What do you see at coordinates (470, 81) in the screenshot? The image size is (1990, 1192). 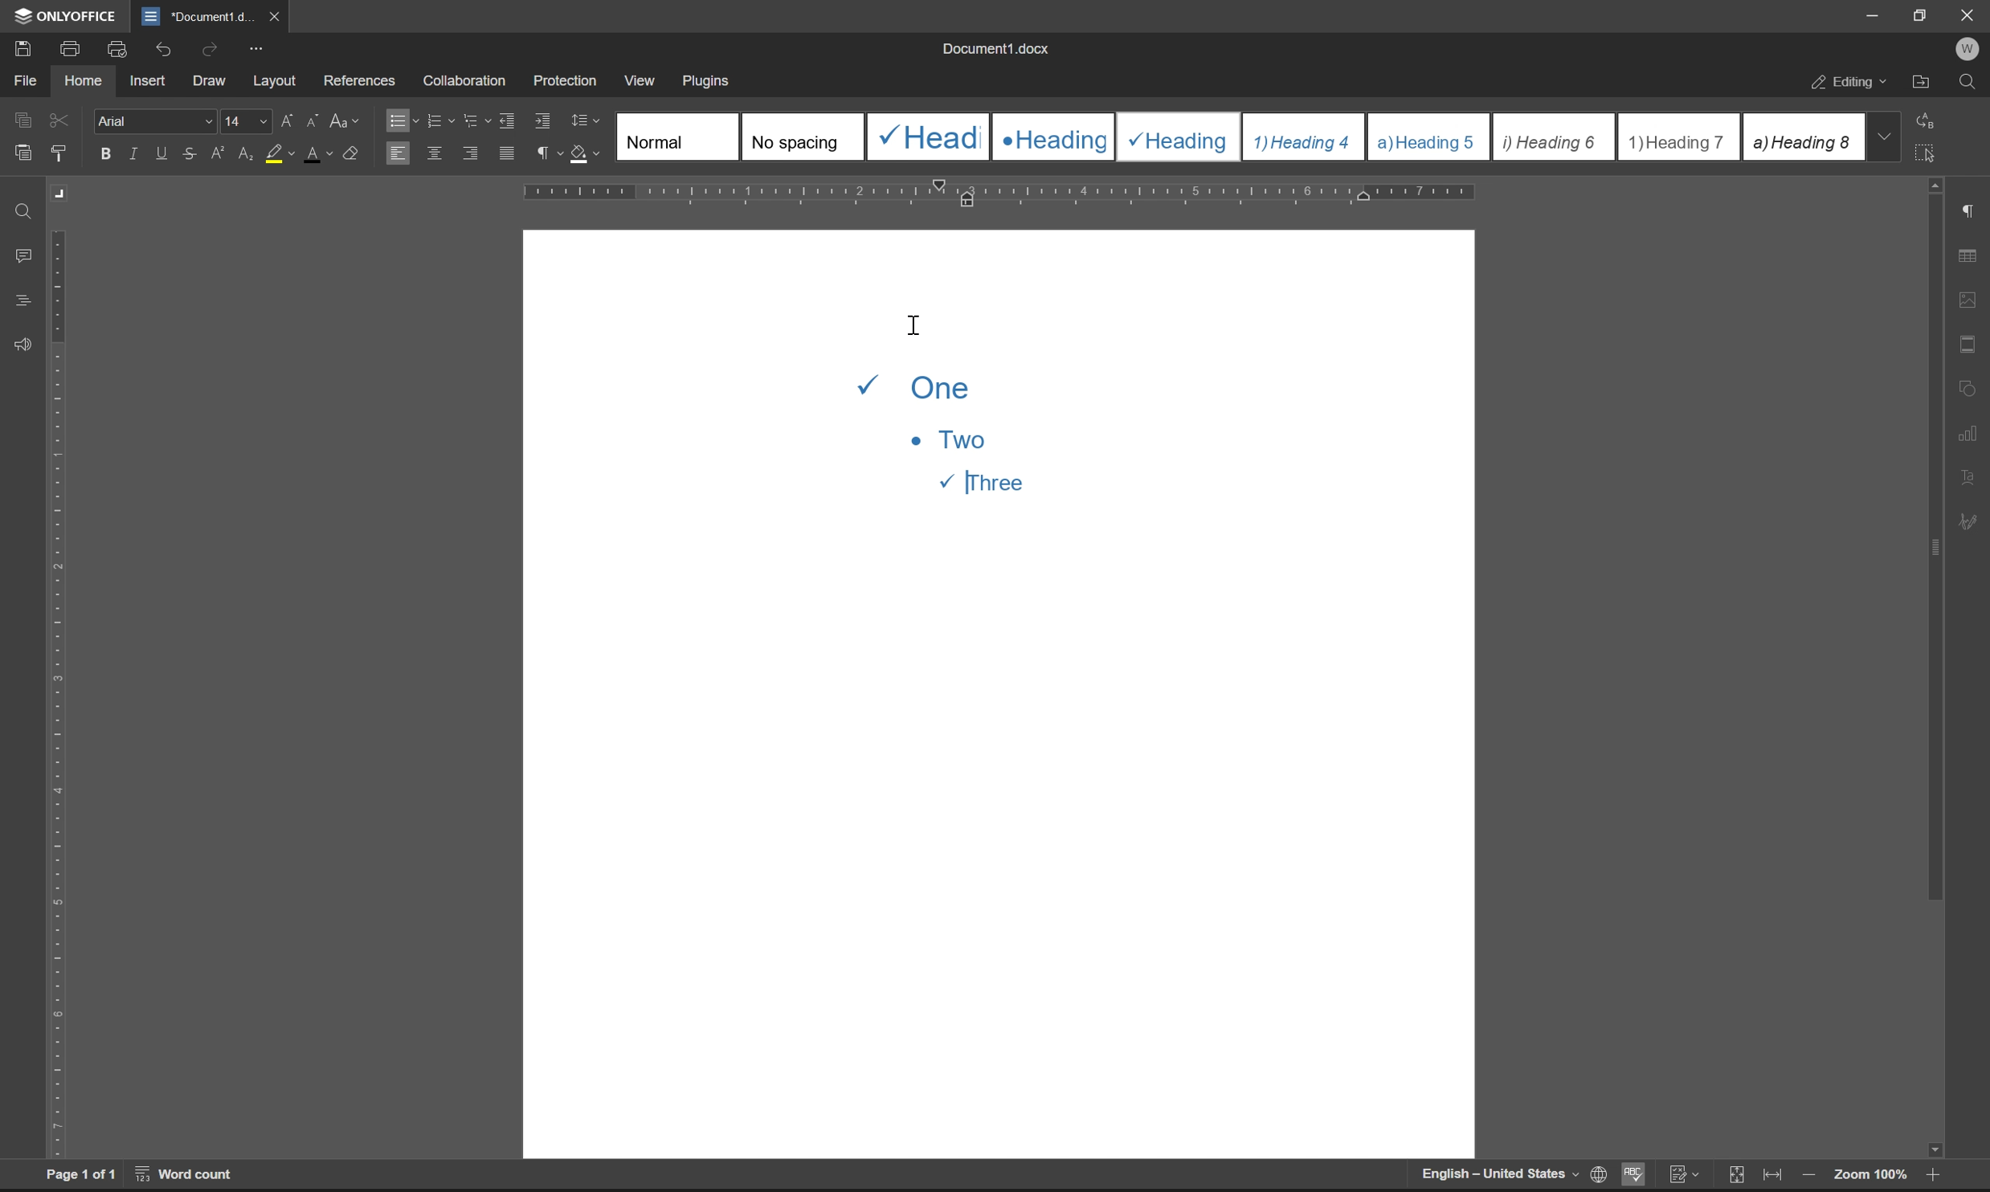 I see `collaboration` at bounding box center [470, 81].